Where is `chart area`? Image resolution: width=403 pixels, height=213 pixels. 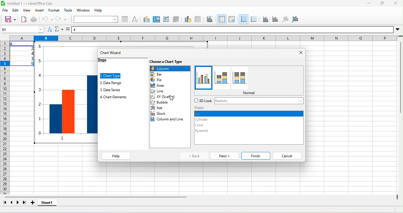 chart area is located at coordinates (156, 20).